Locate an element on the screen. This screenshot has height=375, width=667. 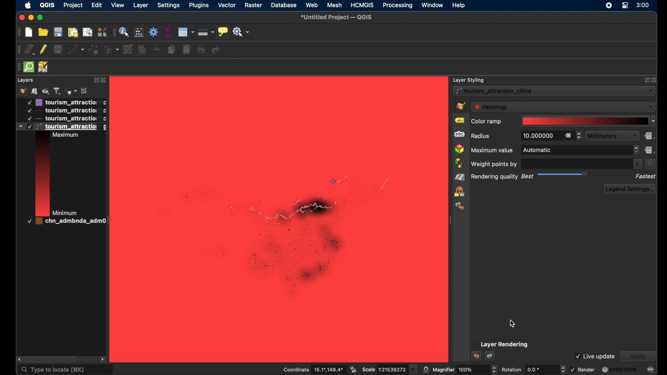
type to locate is located at coordinates (65, 370).